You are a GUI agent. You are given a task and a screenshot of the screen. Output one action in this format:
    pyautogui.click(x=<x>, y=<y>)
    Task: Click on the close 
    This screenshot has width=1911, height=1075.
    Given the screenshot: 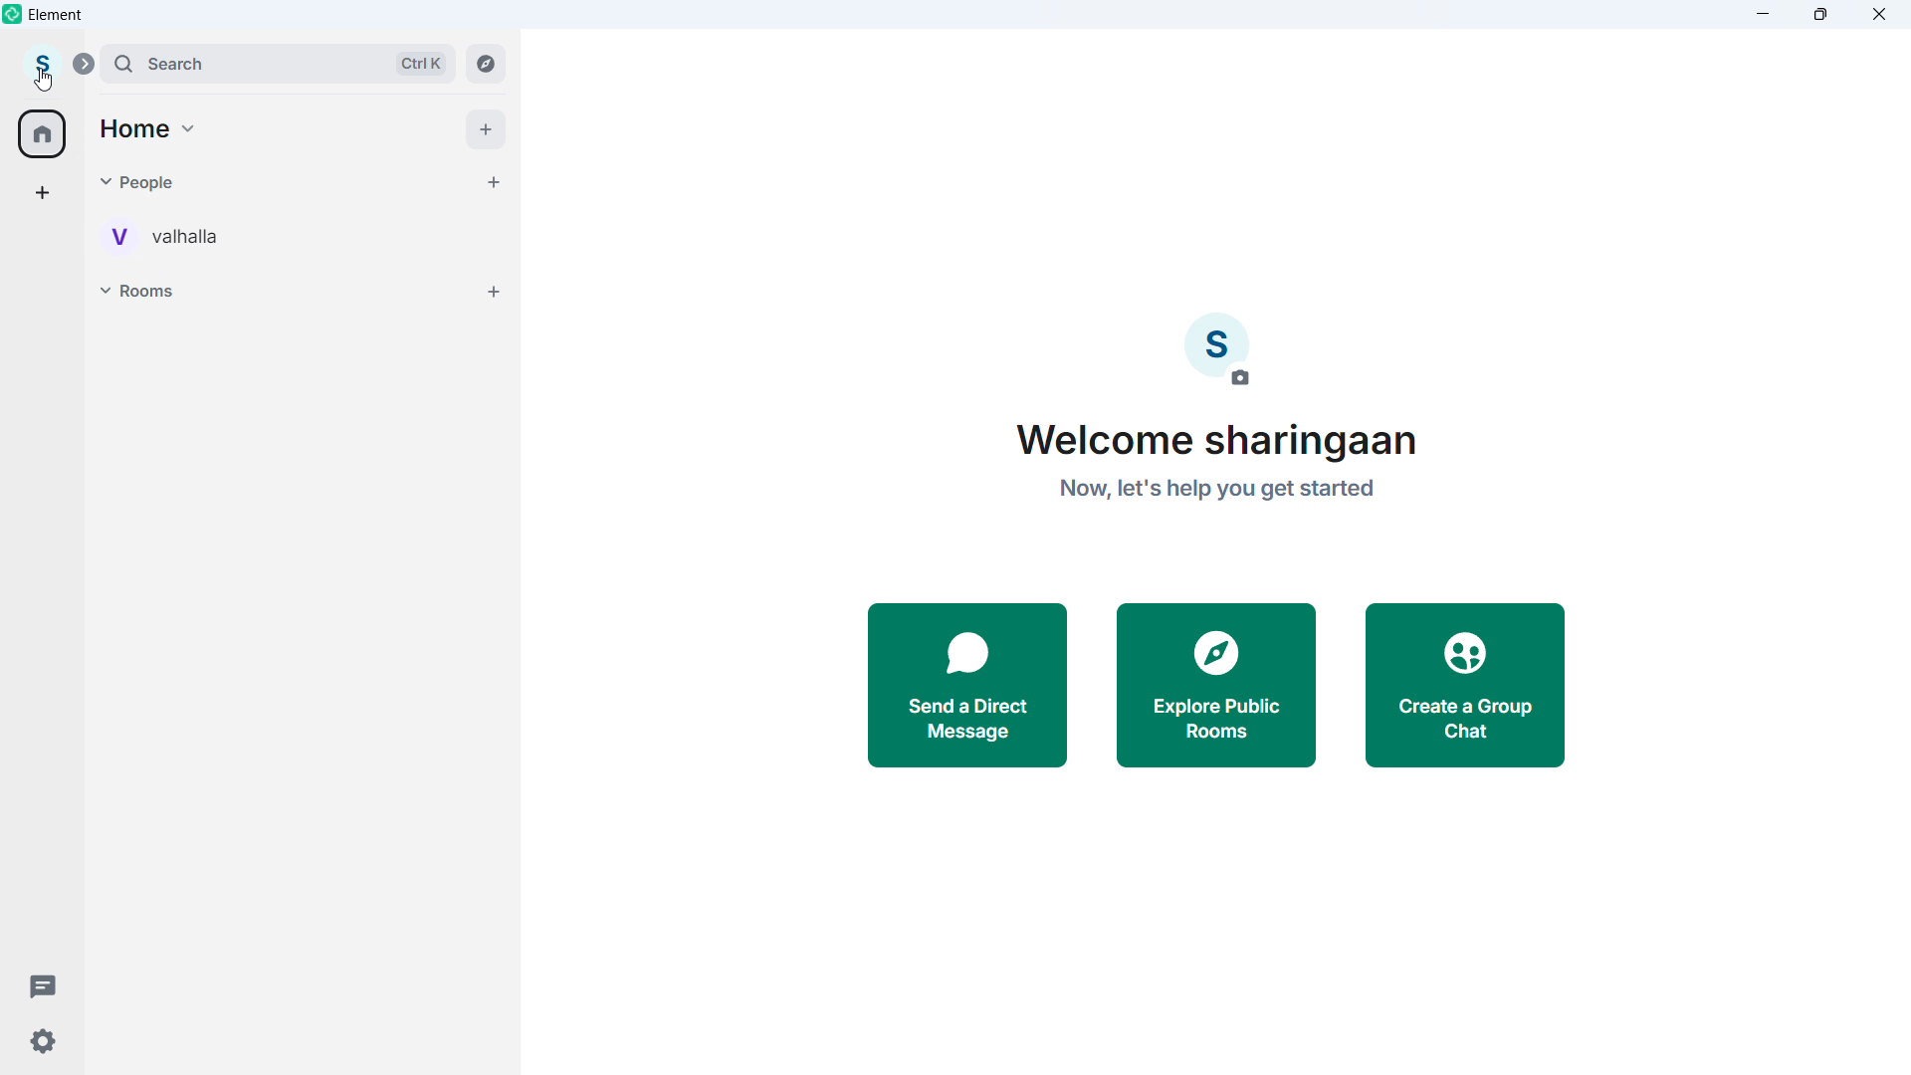 What is the action you would take?
    pyautogui.click(x=1878, y=14)
    